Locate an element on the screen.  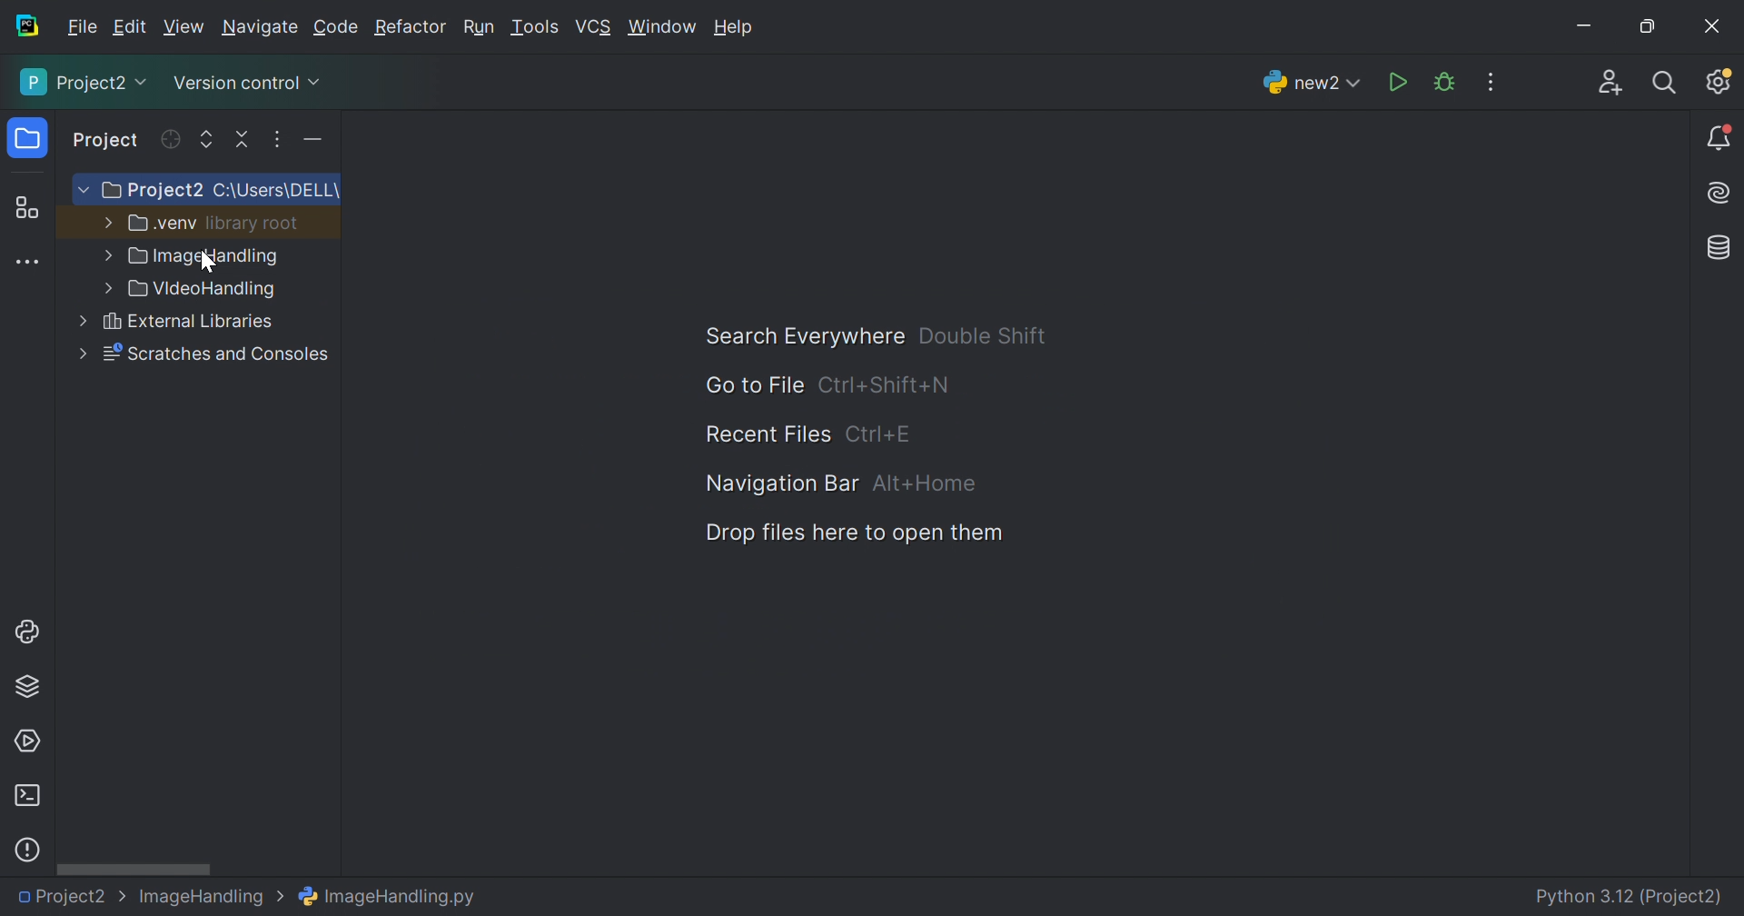
Refresh is located at coordinates (169, 139).